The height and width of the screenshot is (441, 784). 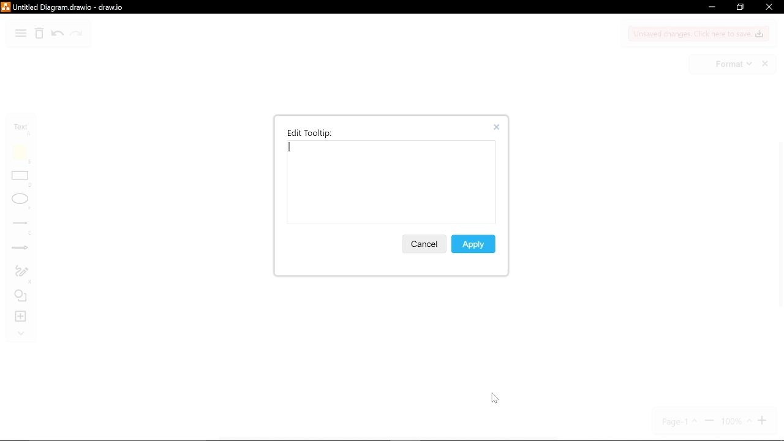 I want to click on close, so click(x=766, y=64).